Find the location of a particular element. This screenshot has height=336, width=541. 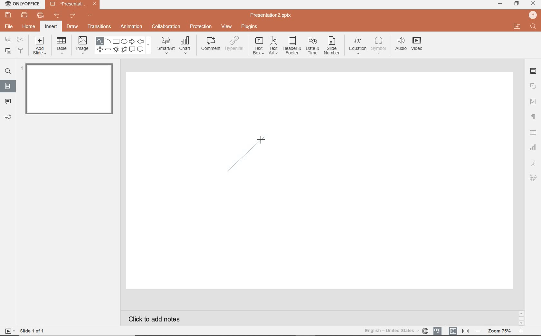

SLIDE 1 OF 1 is located at coordinates (26, 331).